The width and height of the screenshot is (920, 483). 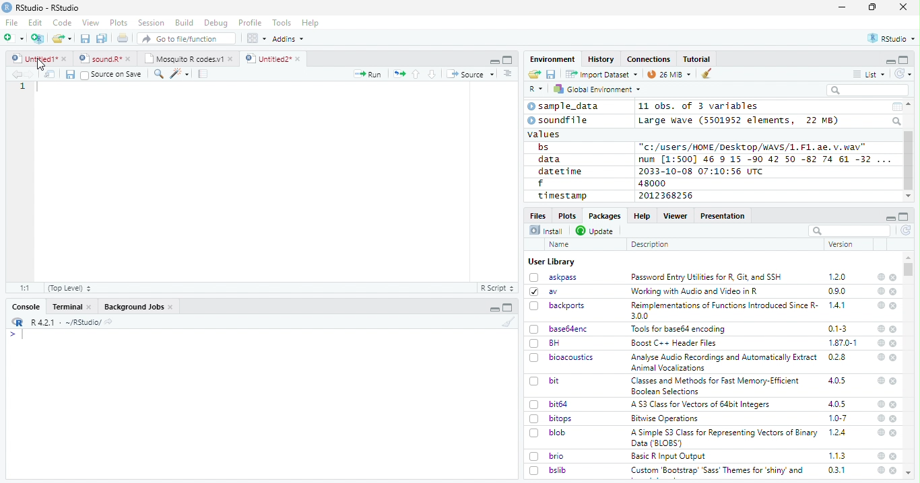 What do you see at coordinates (670, 456) in the screenshot?
I see `Basic R Input Output` at bounding box center [670, 456].